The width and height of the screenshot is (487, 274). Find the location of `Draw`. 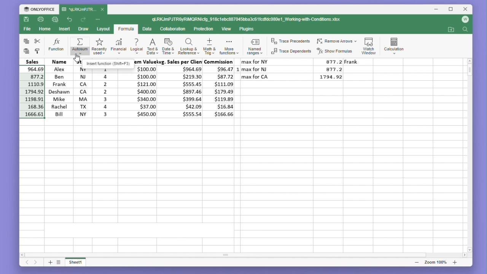

Draw is located at coordinates (83, 29).